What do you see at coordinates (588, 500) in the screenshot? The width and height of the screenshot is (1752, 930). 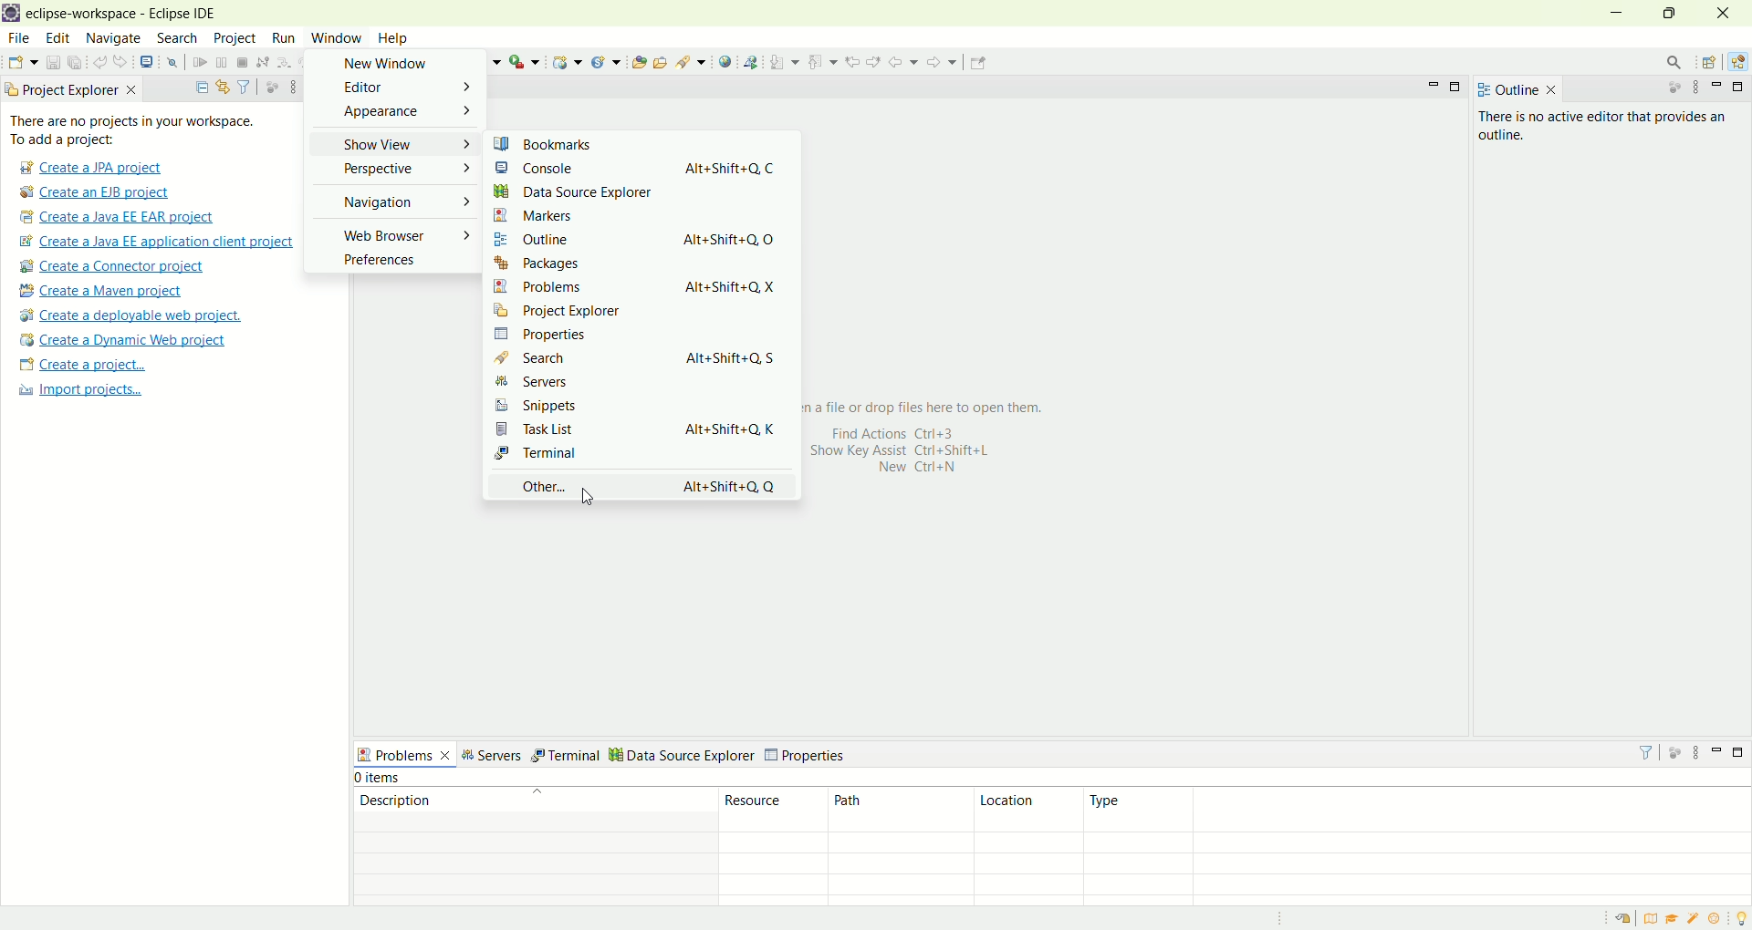 I see `cursor` at bounding box center [588, 500].